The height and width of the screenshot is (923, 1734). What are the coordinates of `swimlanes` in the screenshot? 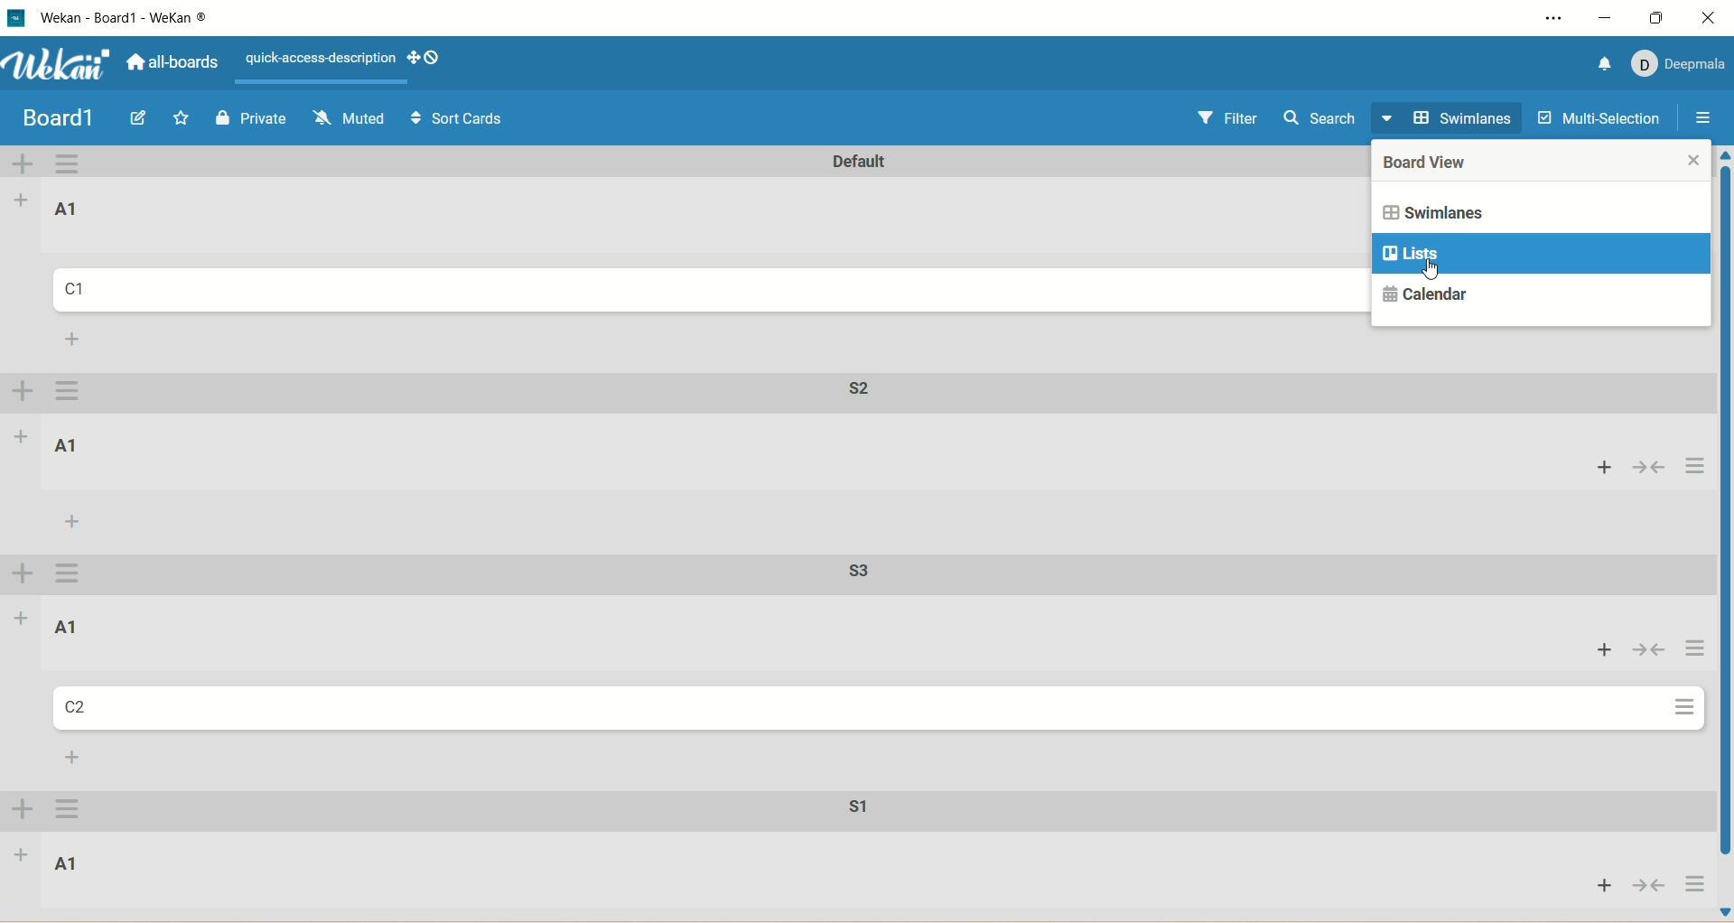 It's located at (1450, 119).